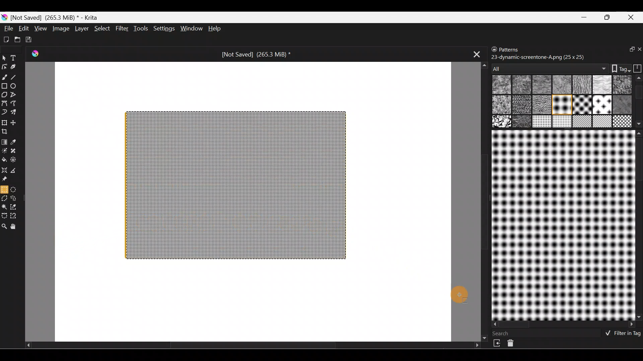  I want to click on Freehand path tool, so click(15, 103).